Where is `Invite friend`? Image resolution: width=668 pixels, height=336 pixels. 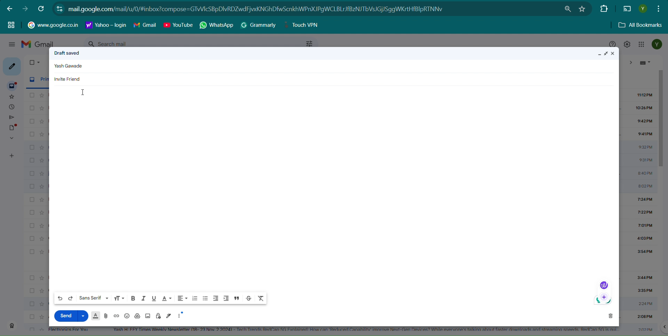
Invite friend is located at coordinates (68, 79).